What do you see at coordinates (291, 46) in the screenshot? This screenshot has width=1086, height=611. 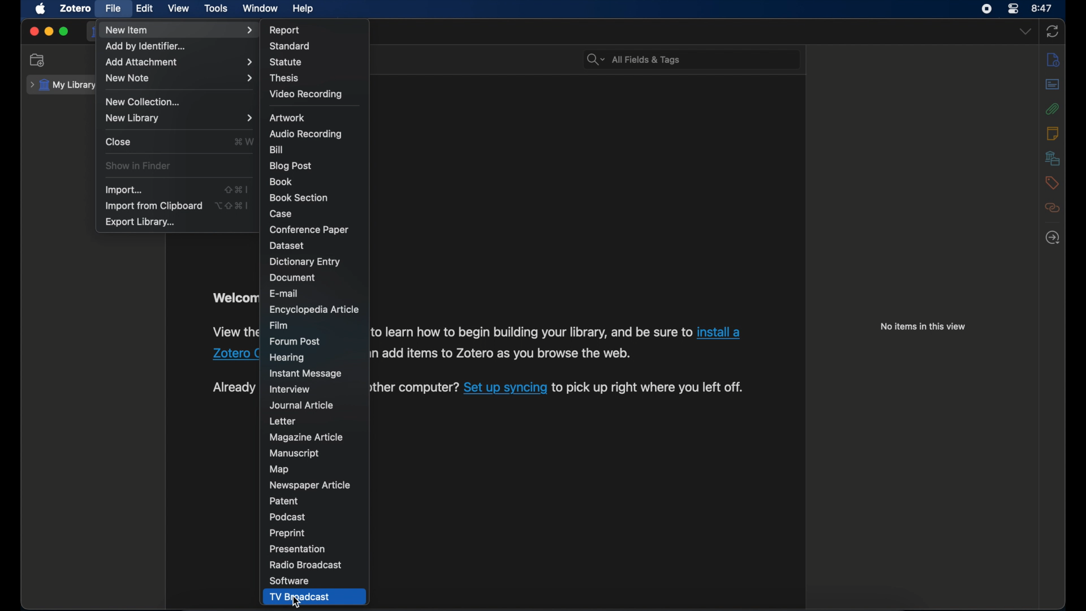 I see `standard` at bounding box center [291, 46].